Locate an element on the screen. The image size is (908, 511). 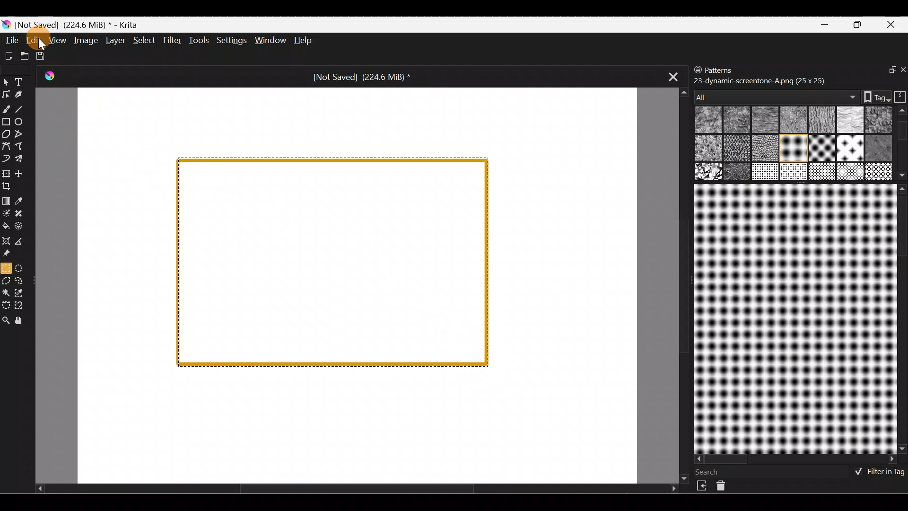
Select is located at coordinates (146, 41).